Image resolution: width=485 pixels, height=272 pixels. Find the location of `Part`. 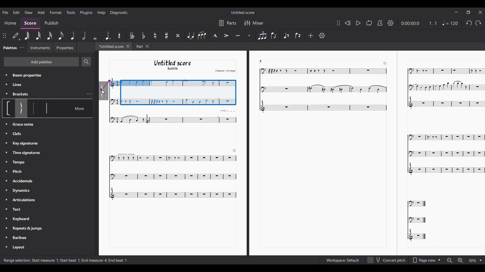

Part is located at coordinates (138, 46).